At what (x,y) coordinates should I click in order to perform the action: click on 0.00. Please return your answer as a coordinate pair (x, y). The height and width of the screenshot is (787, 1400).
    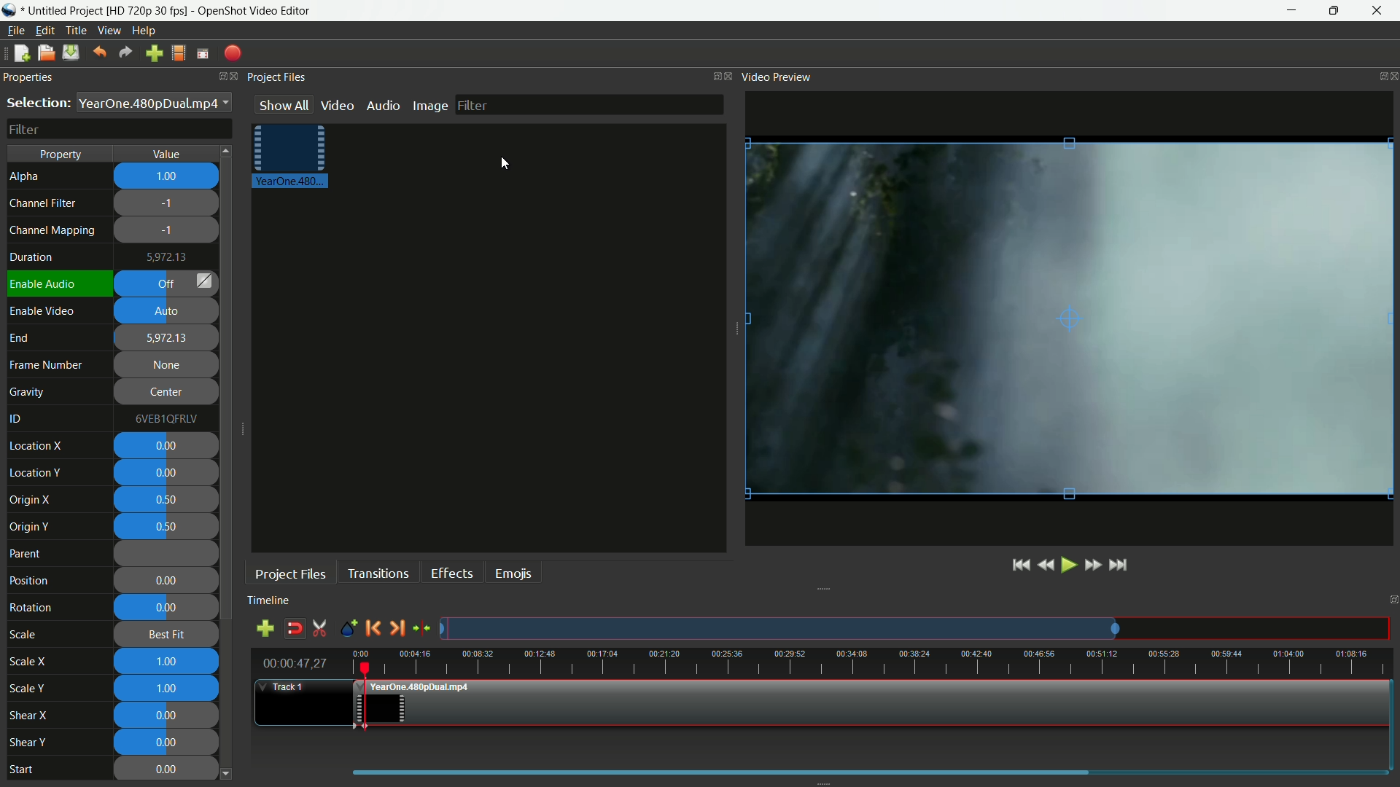
    Looking at the image, I should click on (164, 447).